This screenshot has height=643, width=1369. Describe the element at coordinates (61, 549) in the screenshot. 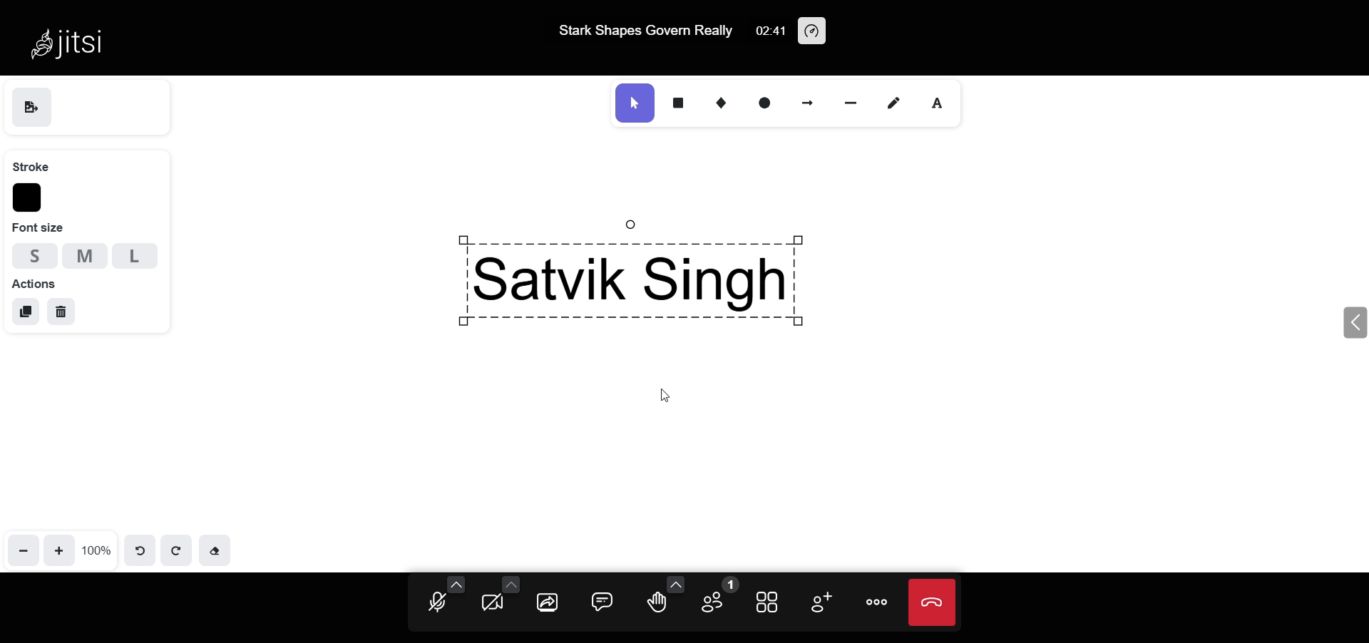

I see `zoom in` at that location.